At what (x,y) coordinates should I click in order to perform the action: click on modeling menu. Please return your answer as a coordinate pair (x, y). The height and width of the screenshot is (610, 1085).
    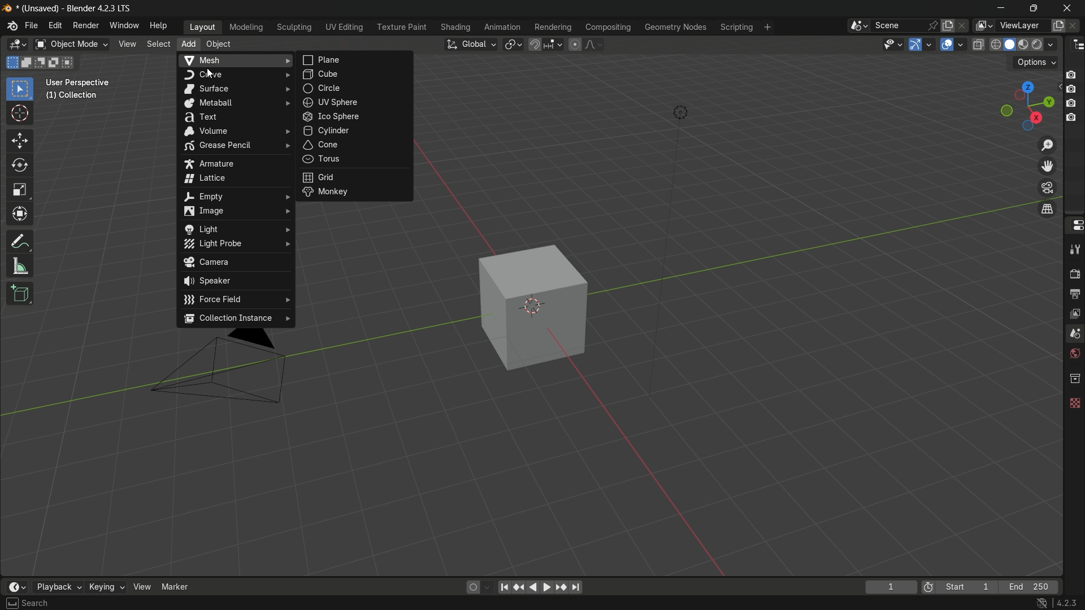
    Looking at the image, I should click on (246, 28).